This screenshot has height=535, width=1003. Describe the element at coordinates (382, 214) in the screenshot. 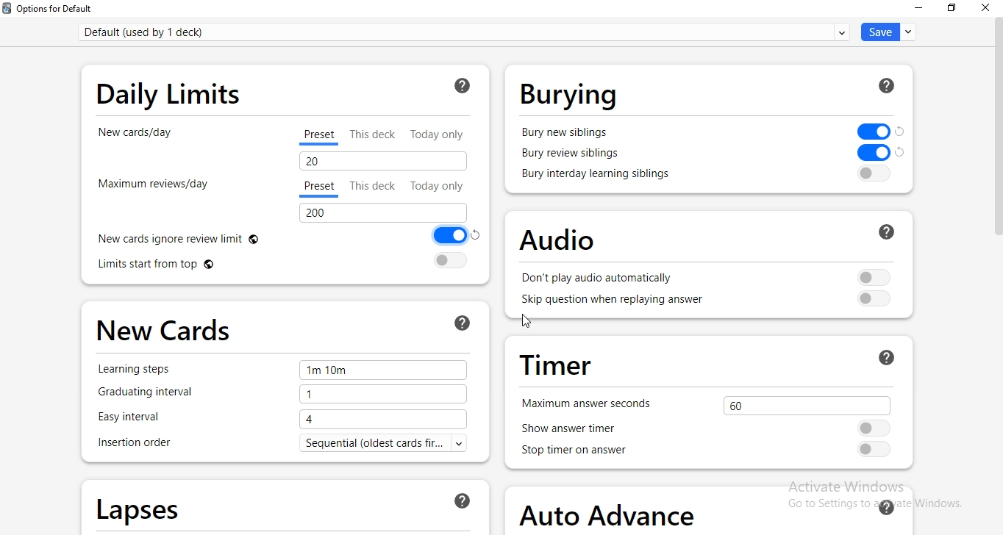

I see `200` at that location.